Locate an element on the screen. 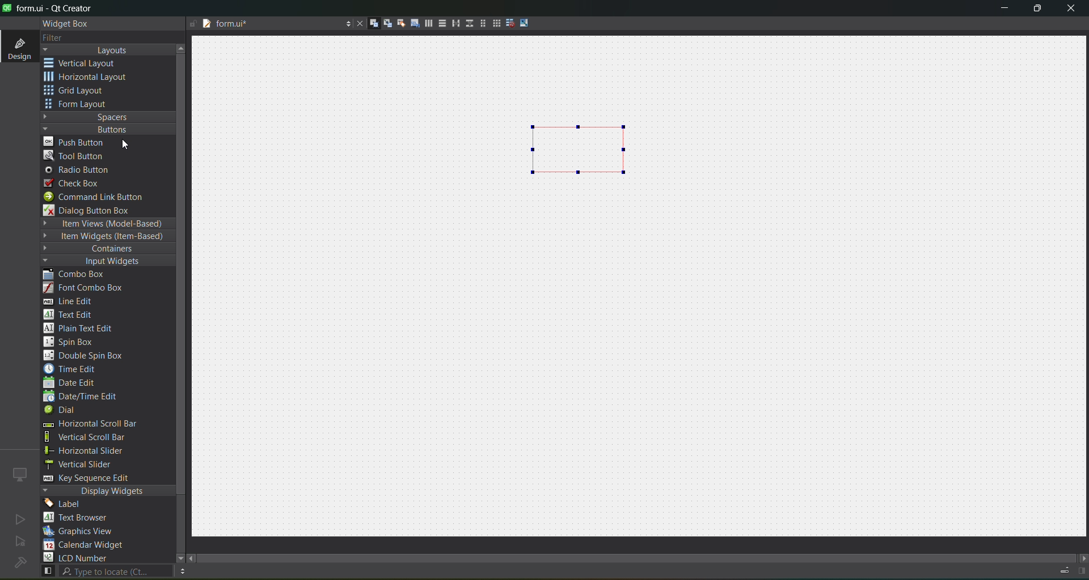  horizontal is located at coordinates (88, 79).